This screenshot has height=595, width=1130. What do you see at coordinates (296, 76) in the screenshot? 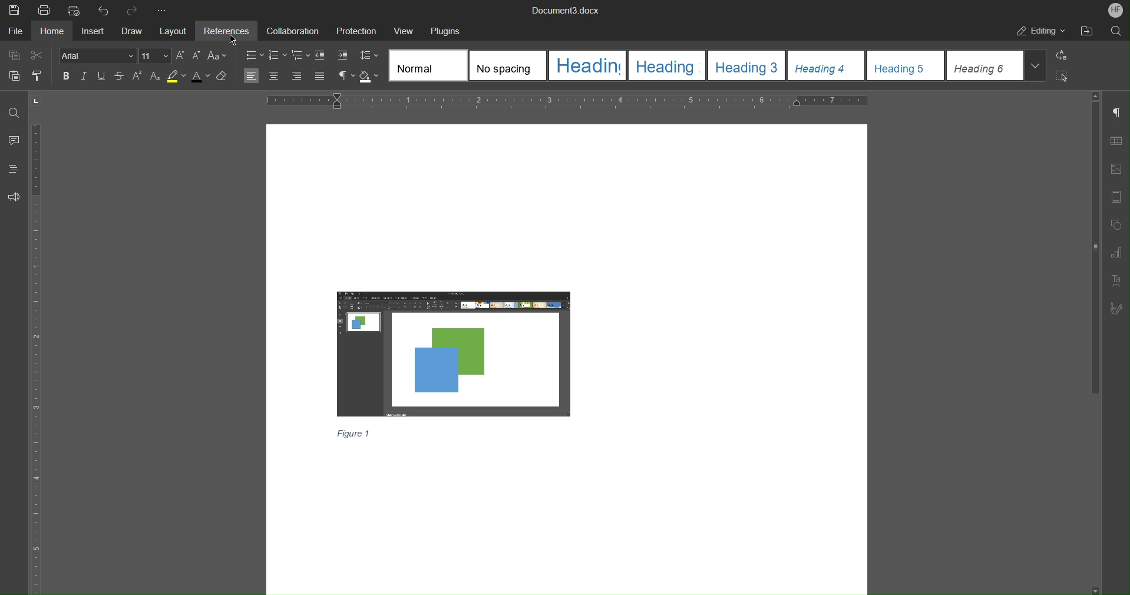
I see `Align right` at bounding box center [296, 76].